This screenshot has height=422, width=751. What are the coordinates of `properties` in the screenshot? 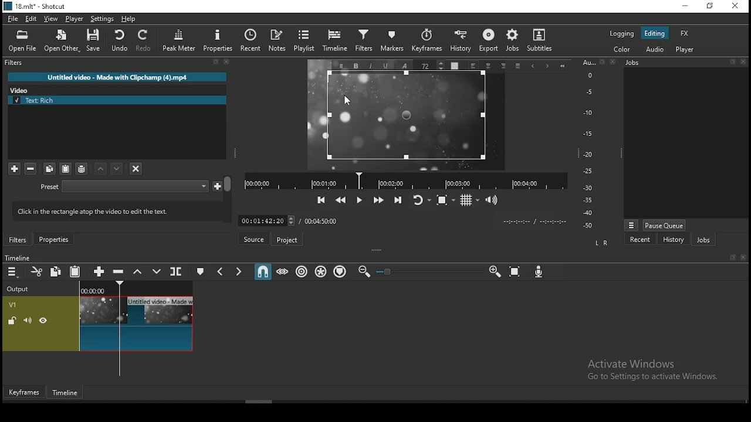 It's located at (216, 40).